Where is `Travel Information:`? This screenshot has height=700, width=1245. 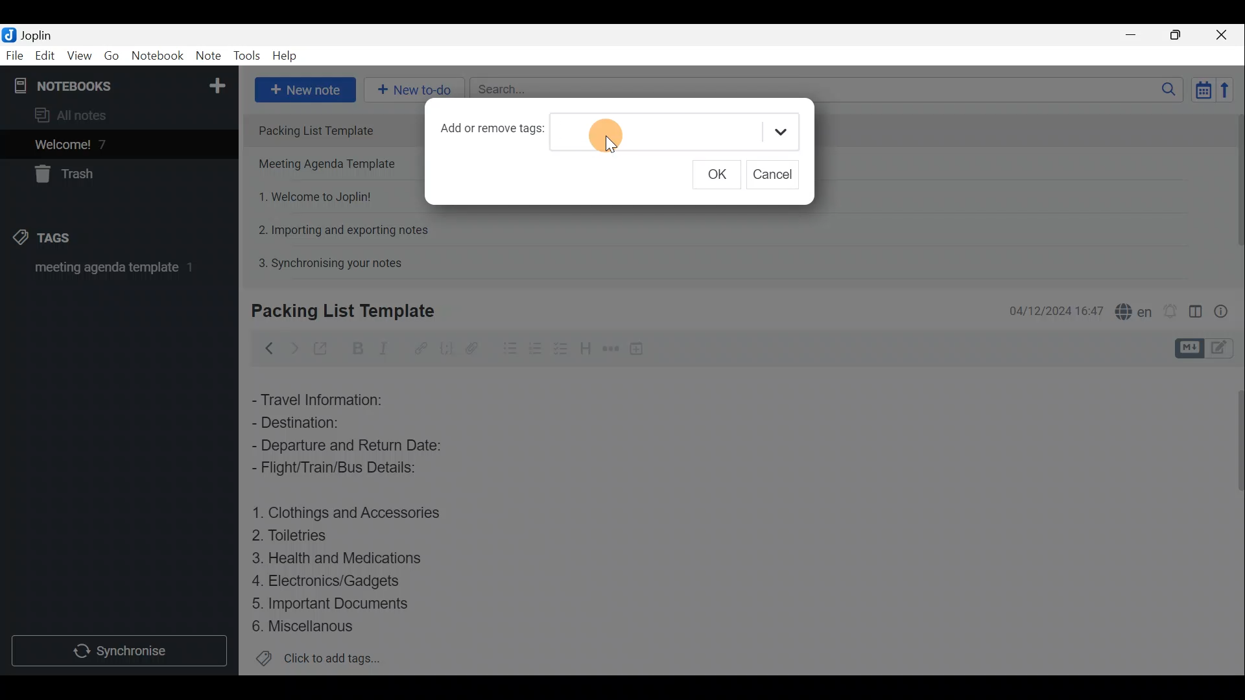
Travel Information: is located at coordinates (327, 399).